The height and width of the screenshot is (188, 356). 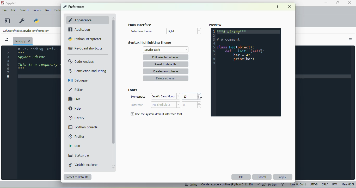 What do you see at coordinates (246, 72) in the screenshot?
I see `preview box` at bounding box center [246, 72].